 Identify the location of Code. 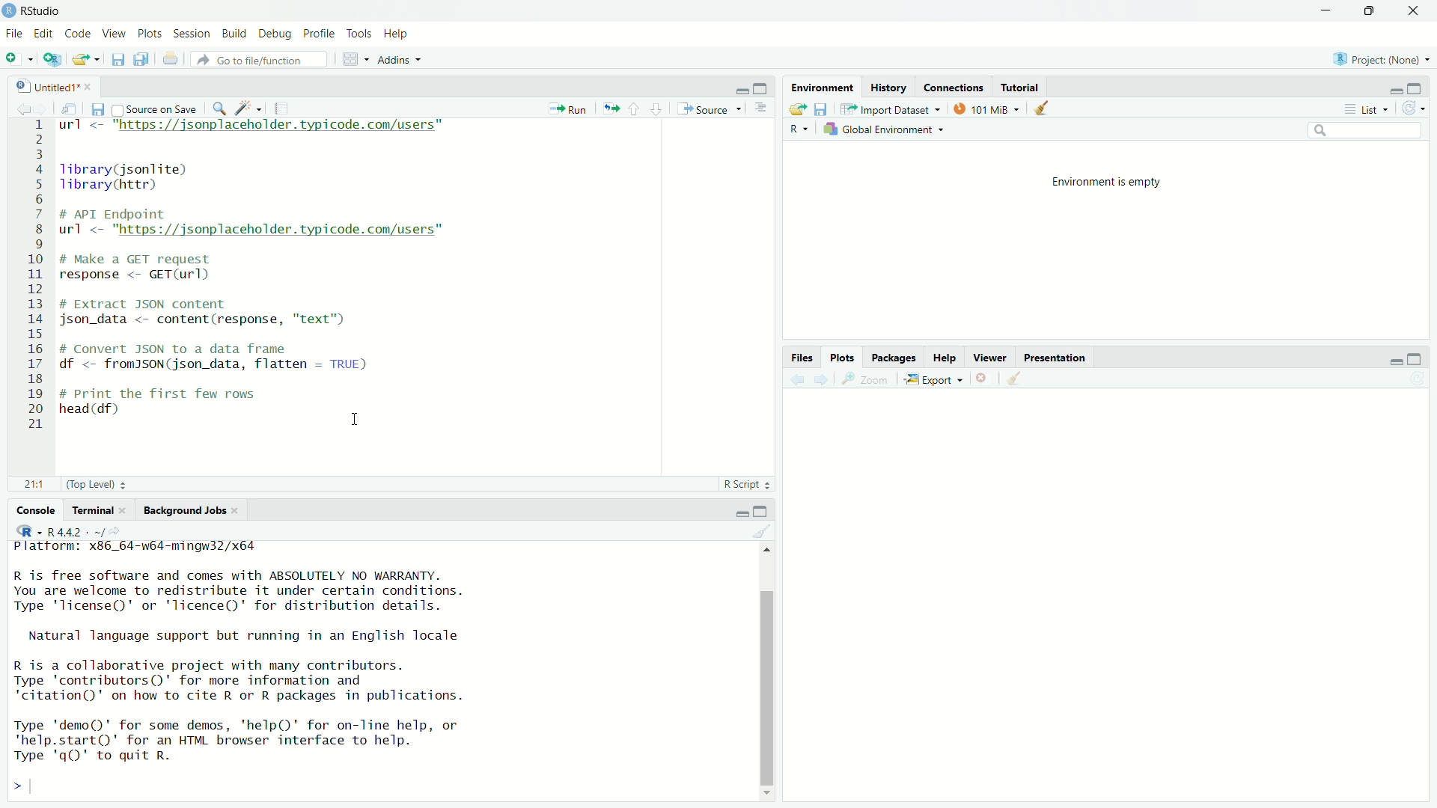
(77, 34).